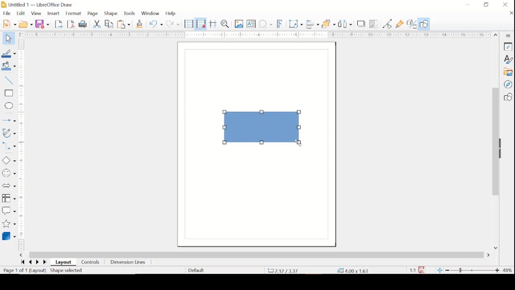  What do you see at coordinates (486, 4) in the screenshot?
I see `restore down` at bounding box center [486, 4].